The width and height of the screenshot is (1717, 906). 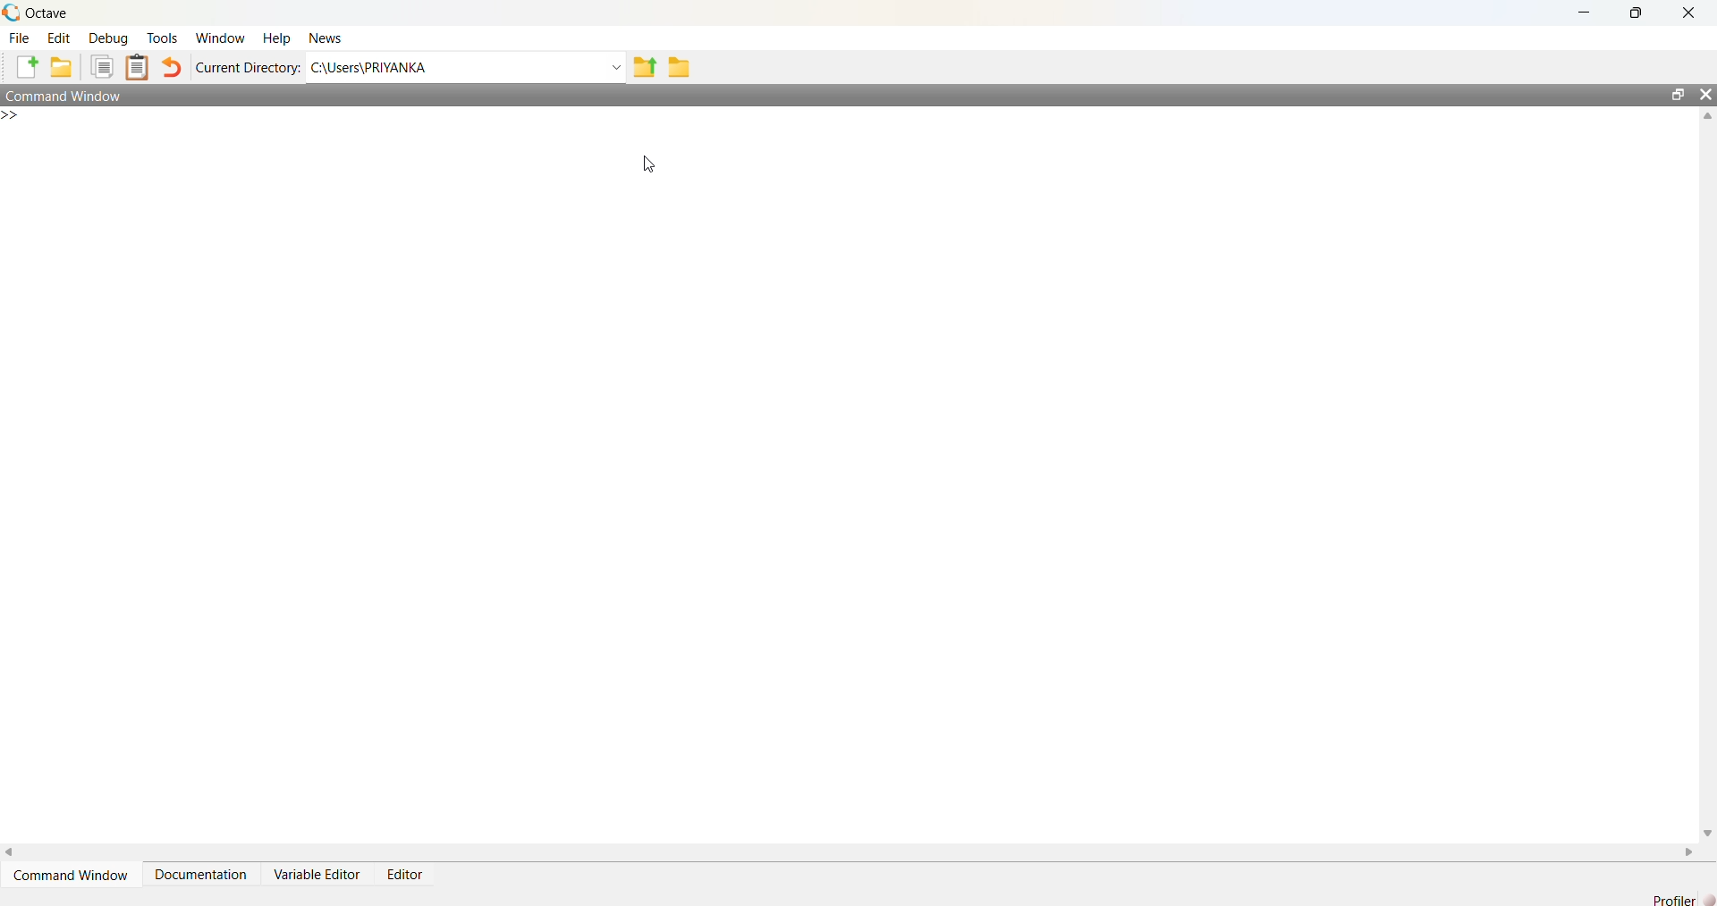 I want to click on Browse directories, so click(x=678, y=66).